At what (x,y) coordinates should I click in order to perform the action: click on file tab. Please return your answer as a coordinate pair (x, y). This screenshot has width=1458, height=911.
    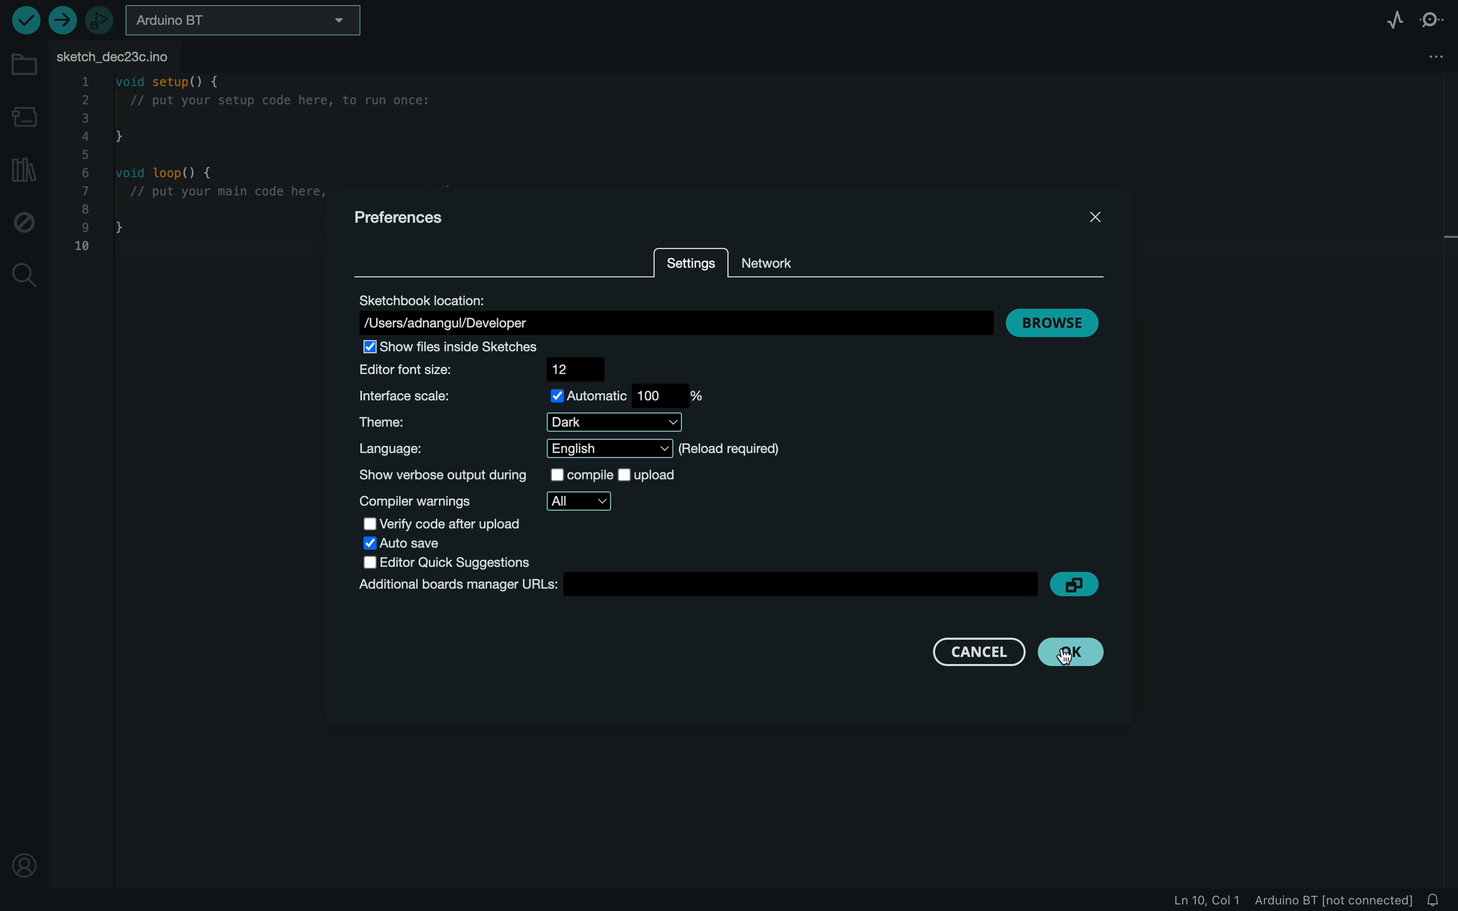
    Looking at the image, I should click on (124, 55).